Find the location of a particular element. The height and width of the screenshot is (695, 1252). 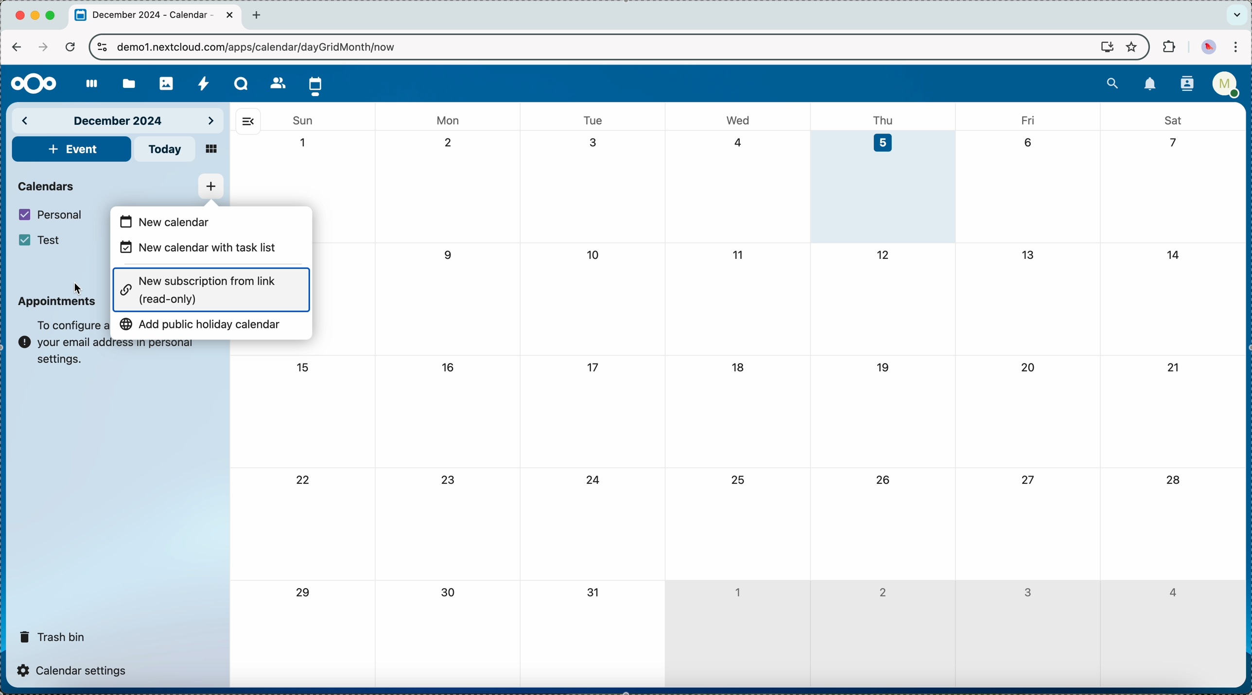

add event is located at coordinates (71, 149).